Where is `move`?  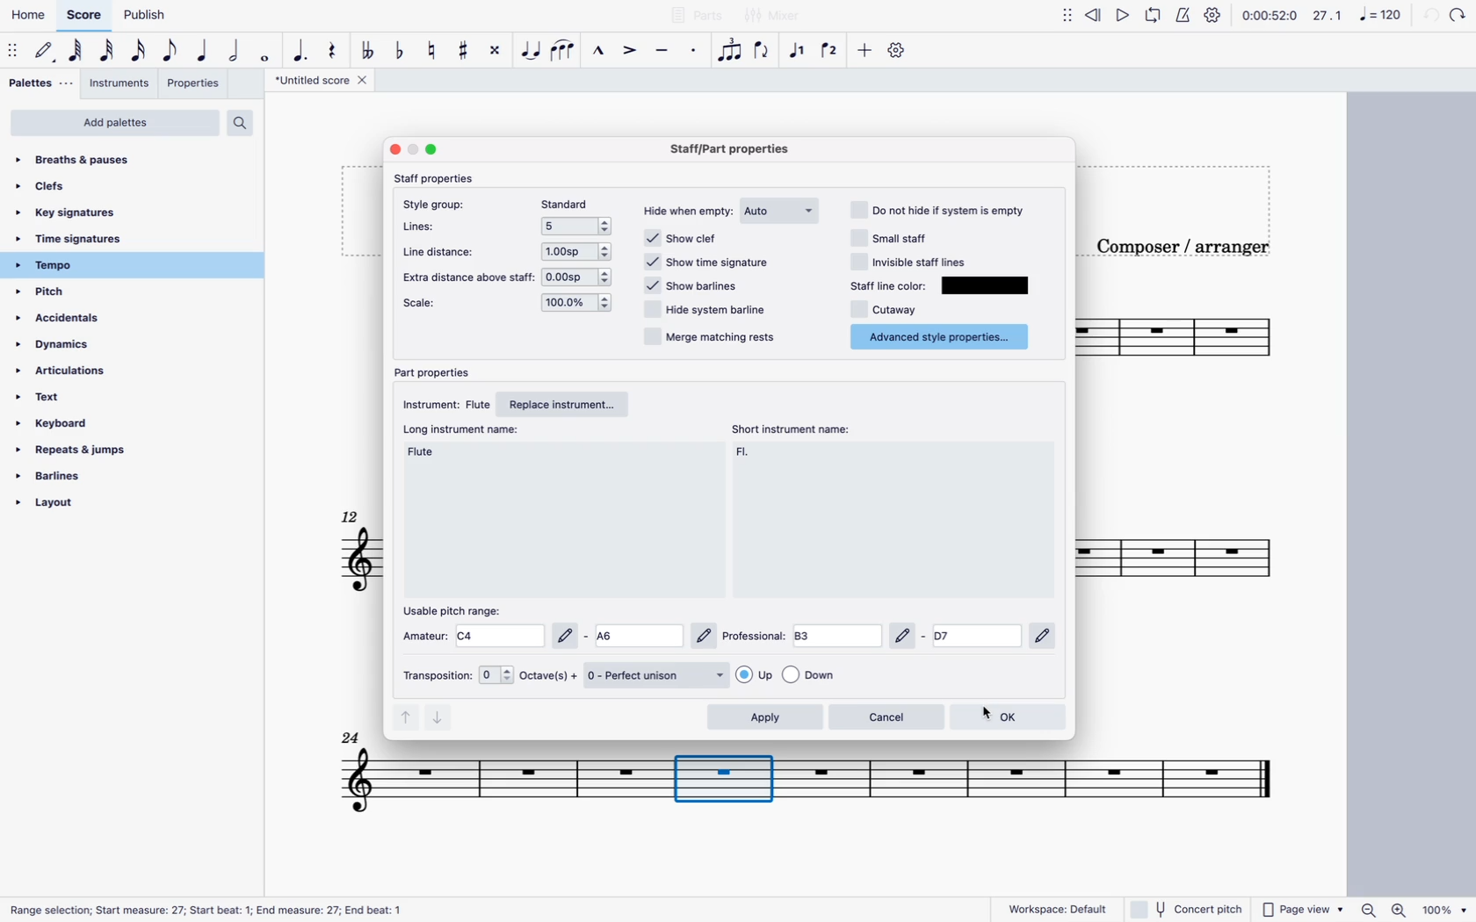
move is located at coordinates (1062, 14).